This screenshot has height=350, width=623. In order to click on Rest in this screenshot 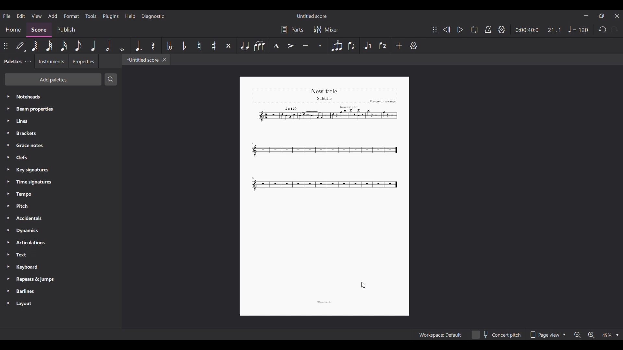, I will do `click(153, 46)`.